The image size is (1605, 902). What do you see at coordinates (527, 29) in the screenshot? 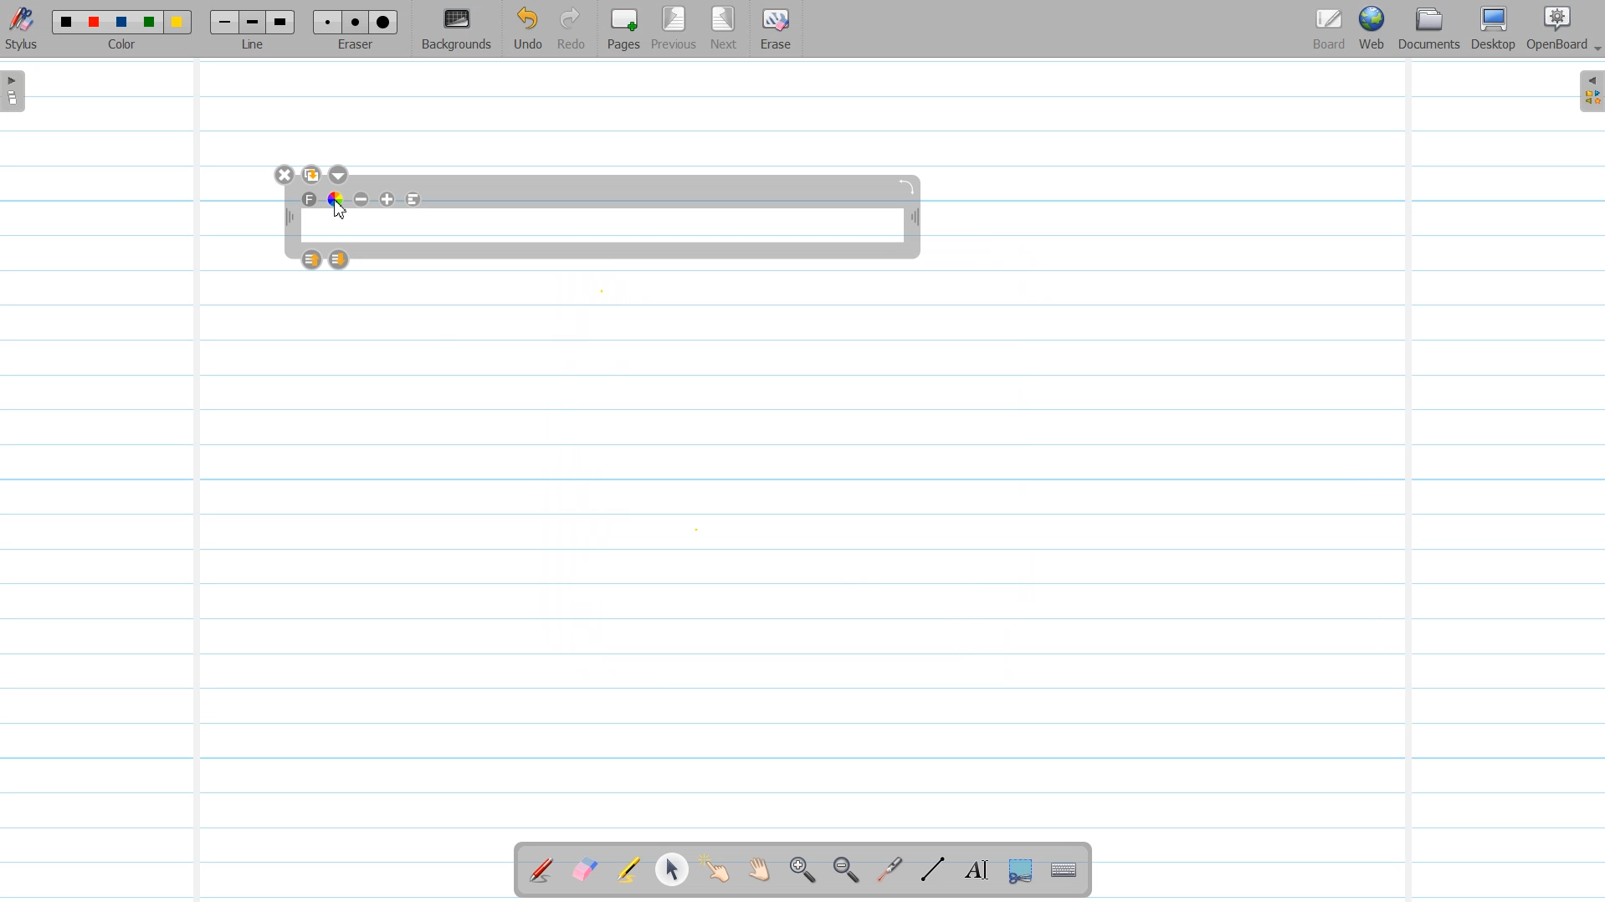
I see `Undo` at bounding box center [527, 29].